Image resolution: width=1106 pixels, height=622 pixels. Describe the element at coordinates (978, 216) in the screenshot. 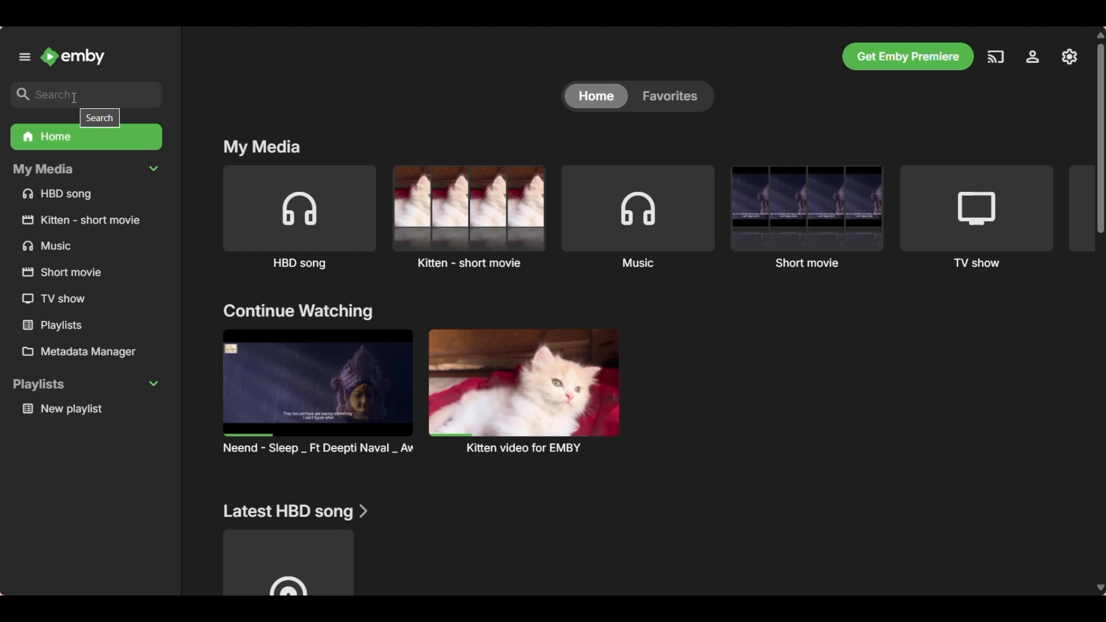

I see `TV show` at that location.